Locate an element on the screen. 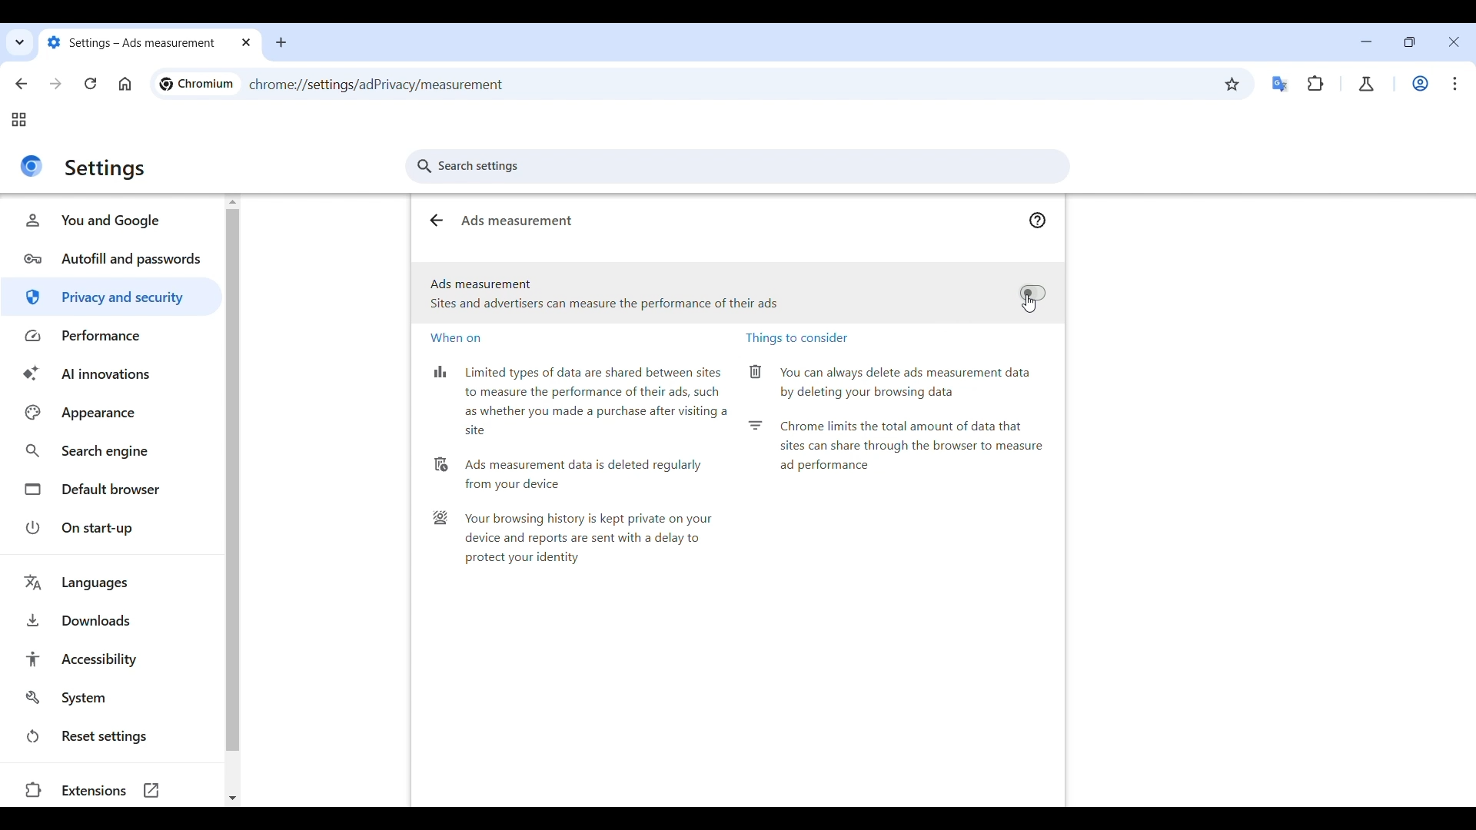  You and Google is located at coordinates (112, 221).